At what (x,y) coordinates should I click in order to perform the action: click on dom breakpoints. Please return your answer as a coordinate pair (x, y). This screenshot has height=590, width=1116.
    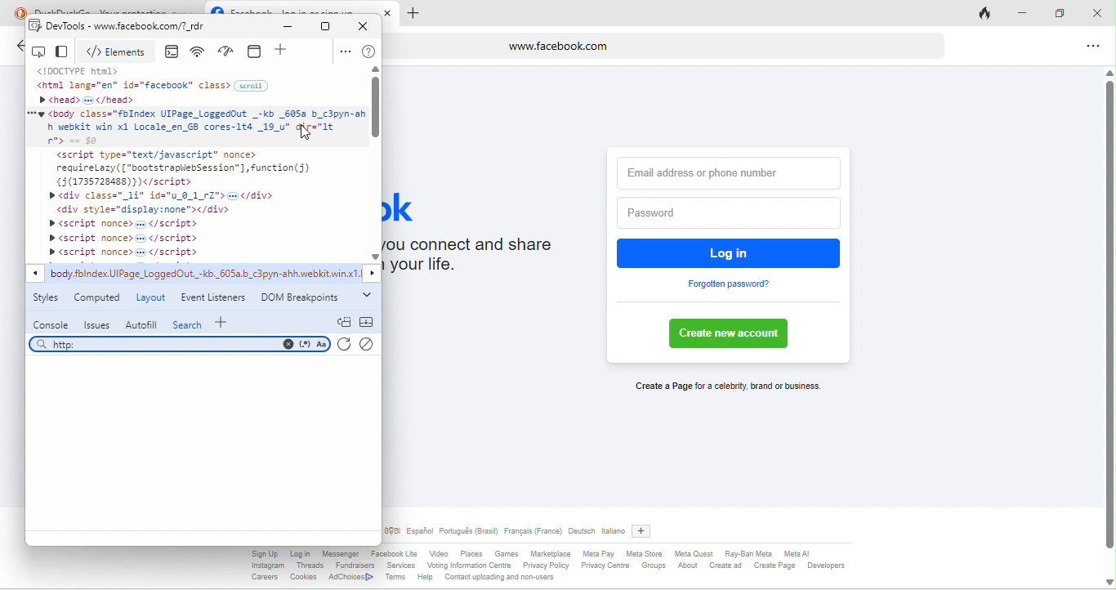
    Looking at the image, I should click on (304, 298).